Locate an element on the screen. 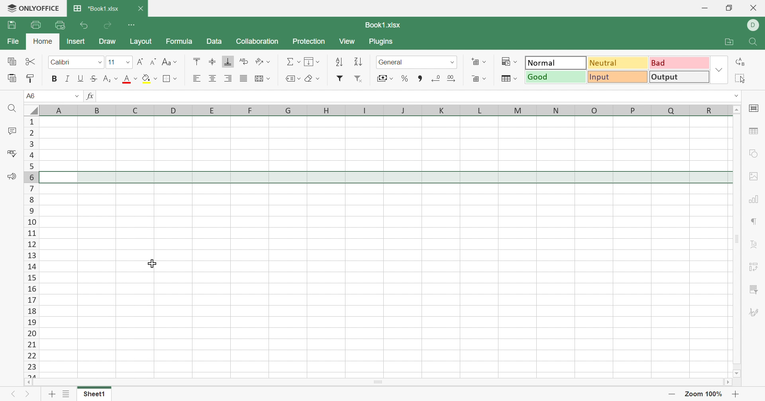 This screenshot has height=401, width=765. Align Middle is located at coordinates (212, 63).